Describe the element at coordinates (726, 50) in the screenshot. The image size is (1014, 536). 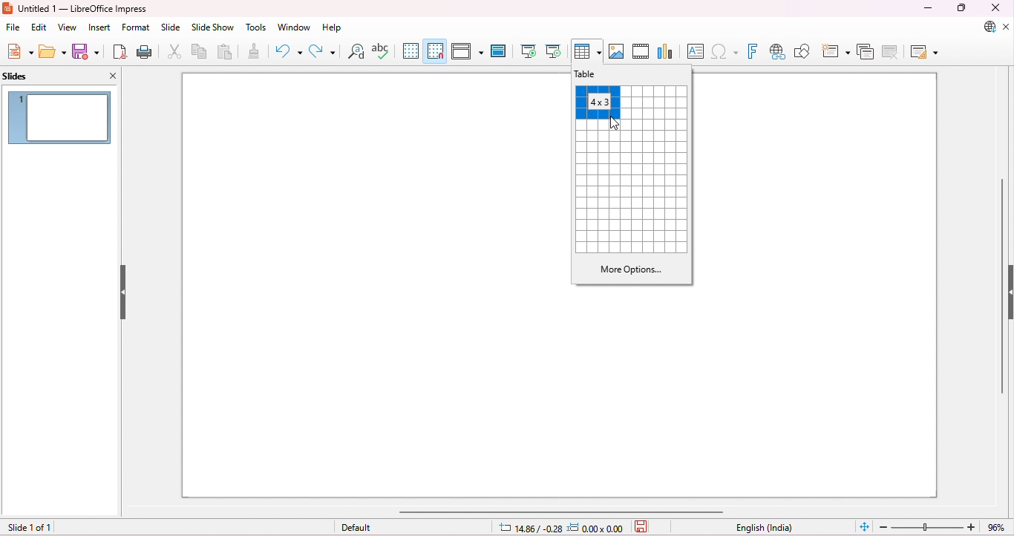
I see `insert special characters` at that location.